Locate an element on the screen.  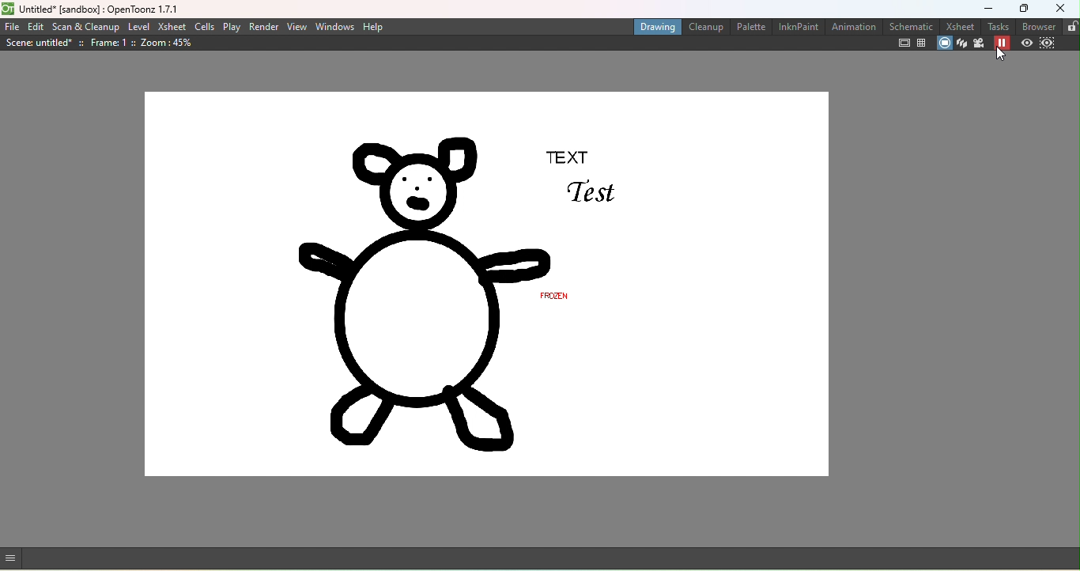
Field guide is located at coordinates (922, 43).